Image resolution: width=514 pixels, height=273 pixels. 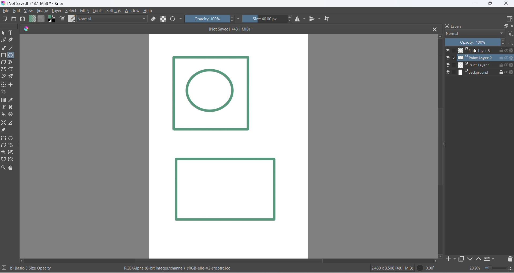 I want to click on visibilty, so click(x=448, y=65).